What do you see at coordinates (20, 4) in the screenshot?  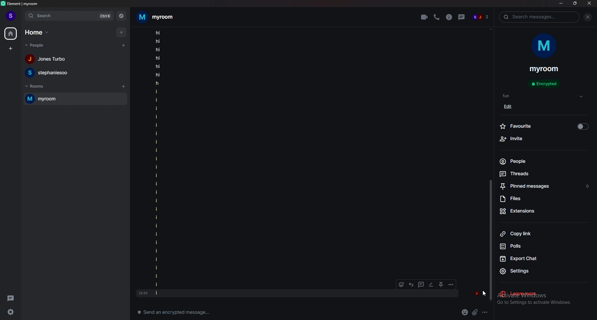 I see `element | myroom` at bounding box center [20, 4].